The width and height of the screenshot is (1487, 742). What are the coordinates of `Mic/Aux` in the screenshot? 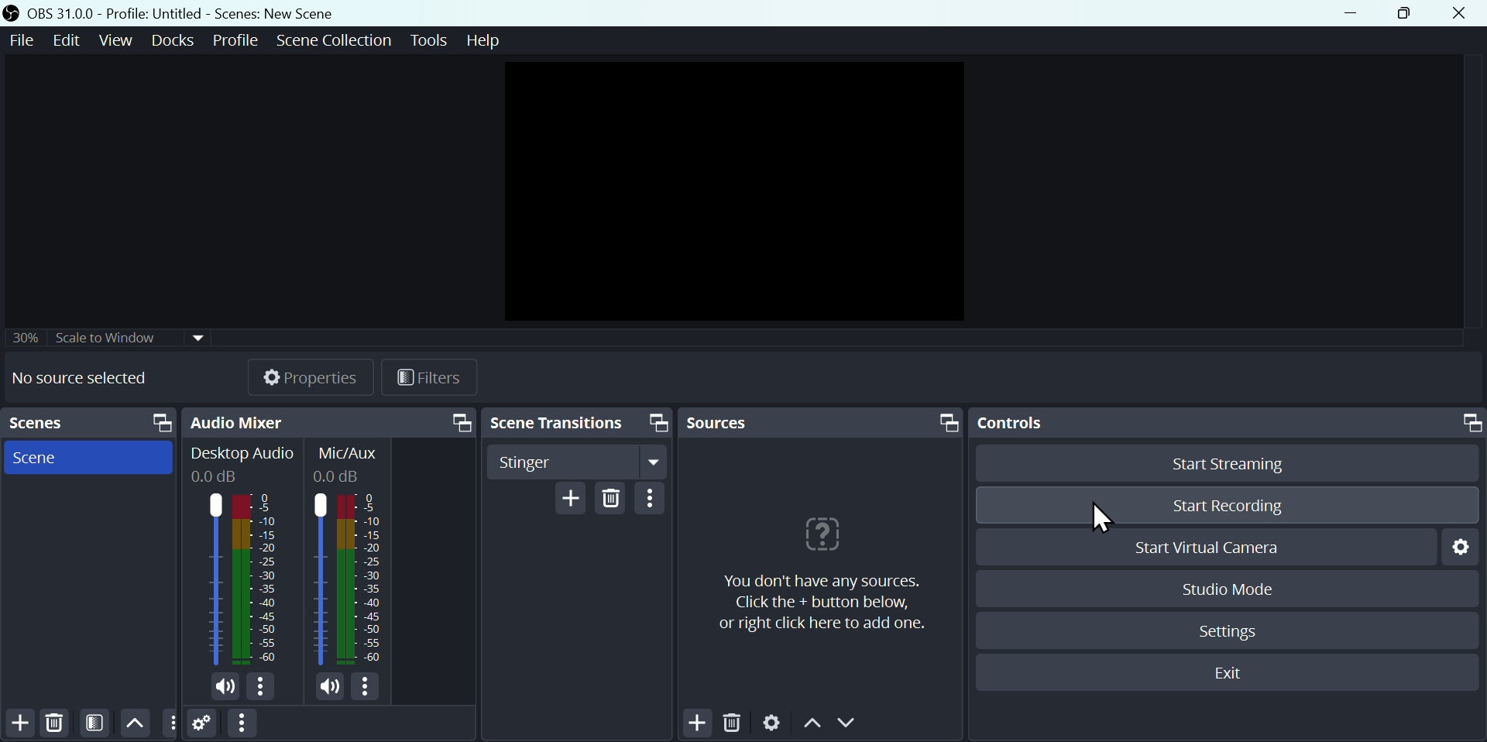 It's located at (353, 556).